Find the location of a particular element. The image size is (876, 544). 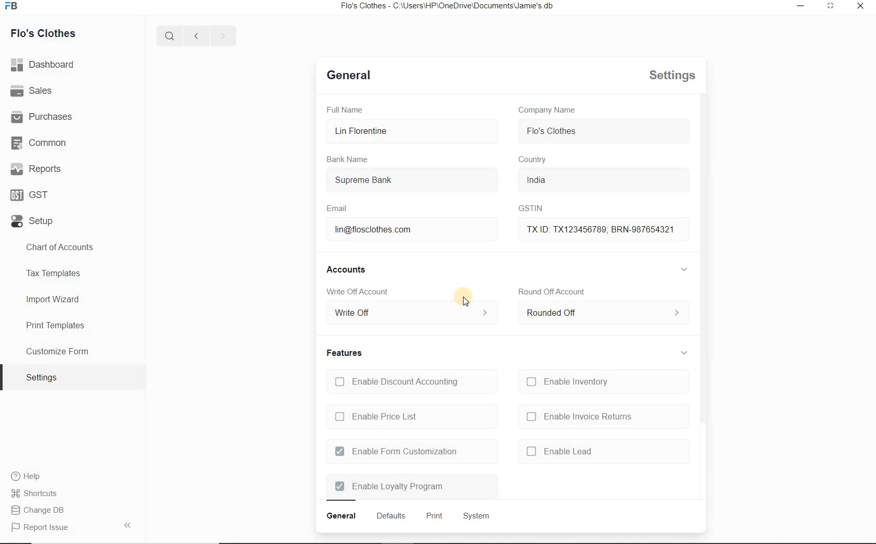

Sales is located at coordinates (31, 90).